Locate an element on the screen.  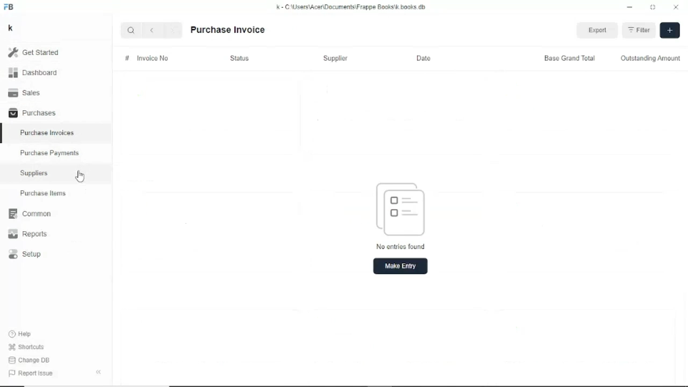
Sales is located at coordinates (26, 93).